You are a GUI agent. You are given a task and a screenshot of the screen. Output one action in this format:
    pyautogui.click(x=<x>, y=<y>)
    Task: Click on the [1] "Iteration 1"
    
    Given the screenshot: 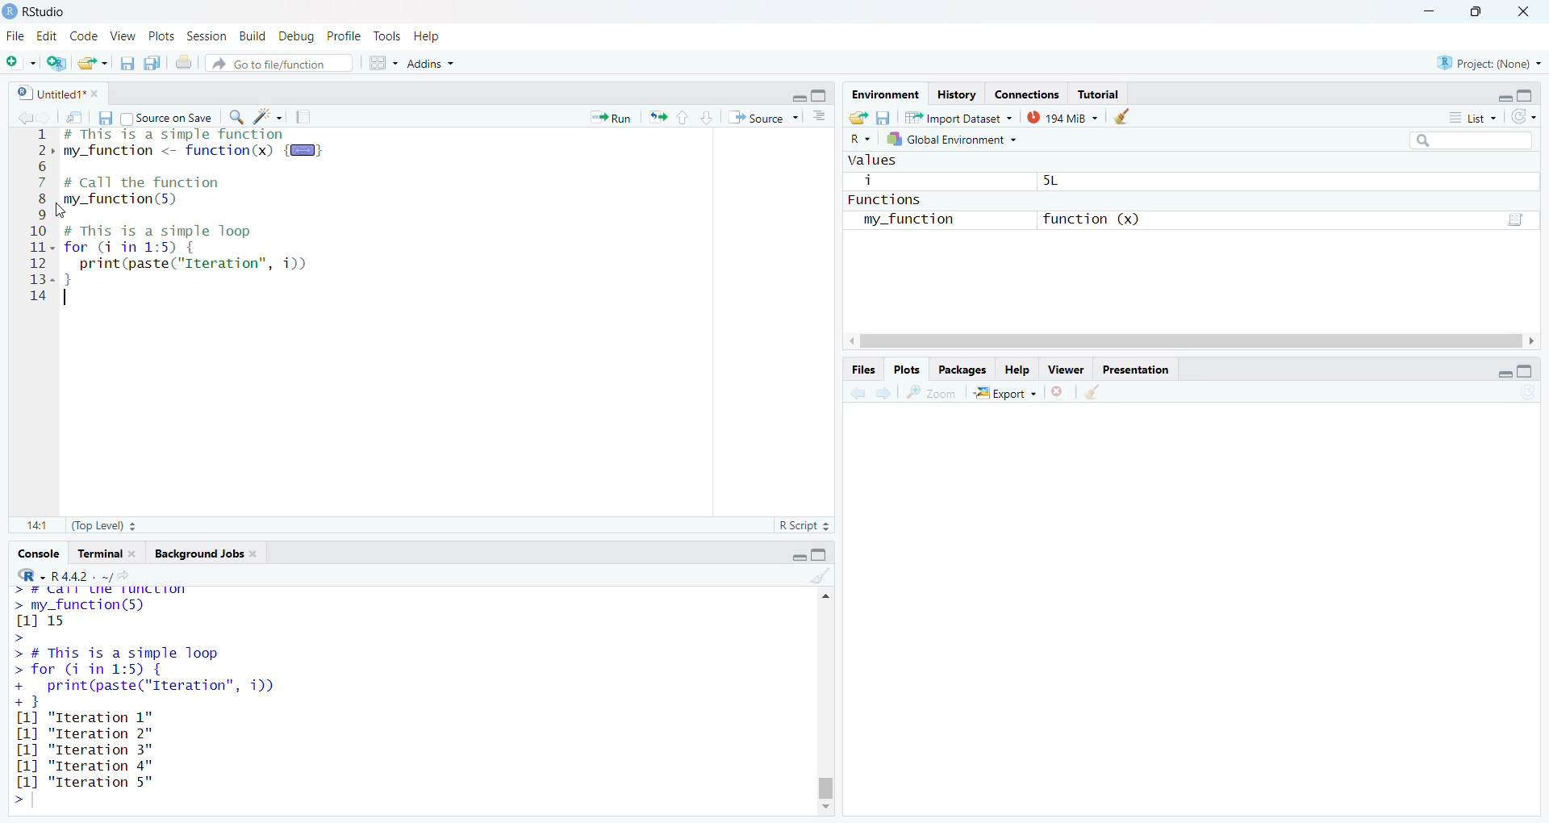 What is the action you would take?
    pyautogui.click(x=94, y=717)
    